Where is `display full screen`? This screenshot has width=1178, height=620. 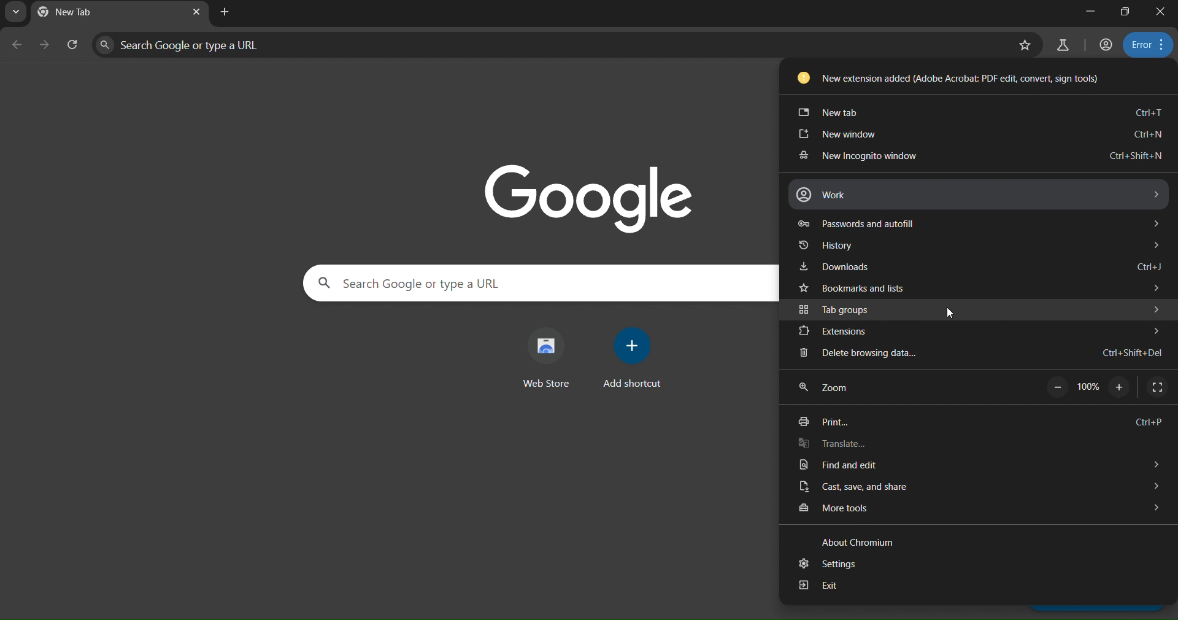 display full screen is located at coordinates (1157, 387).